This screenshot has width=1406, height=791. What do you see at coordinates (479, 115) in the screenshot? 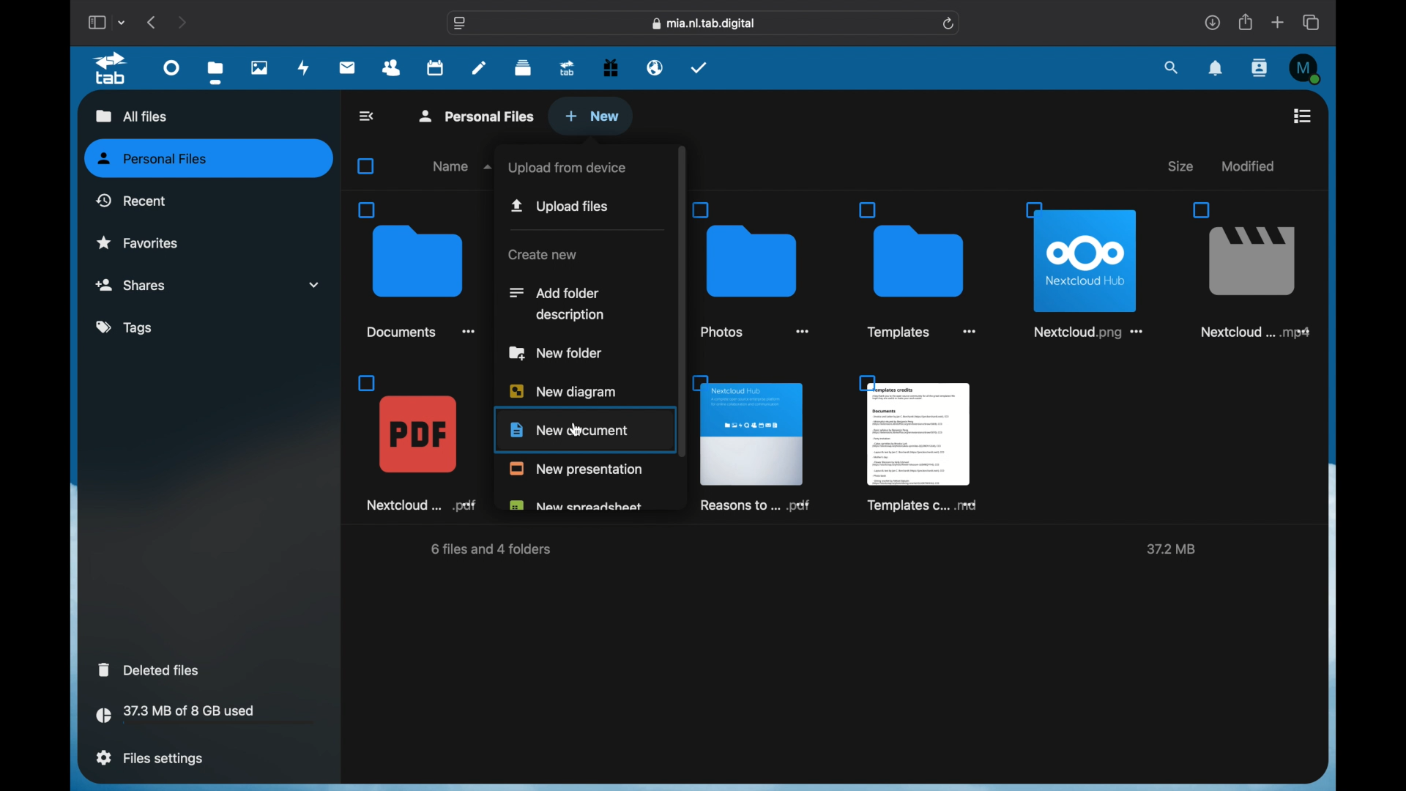
I see `personal files` at bounding box center [479, 115].